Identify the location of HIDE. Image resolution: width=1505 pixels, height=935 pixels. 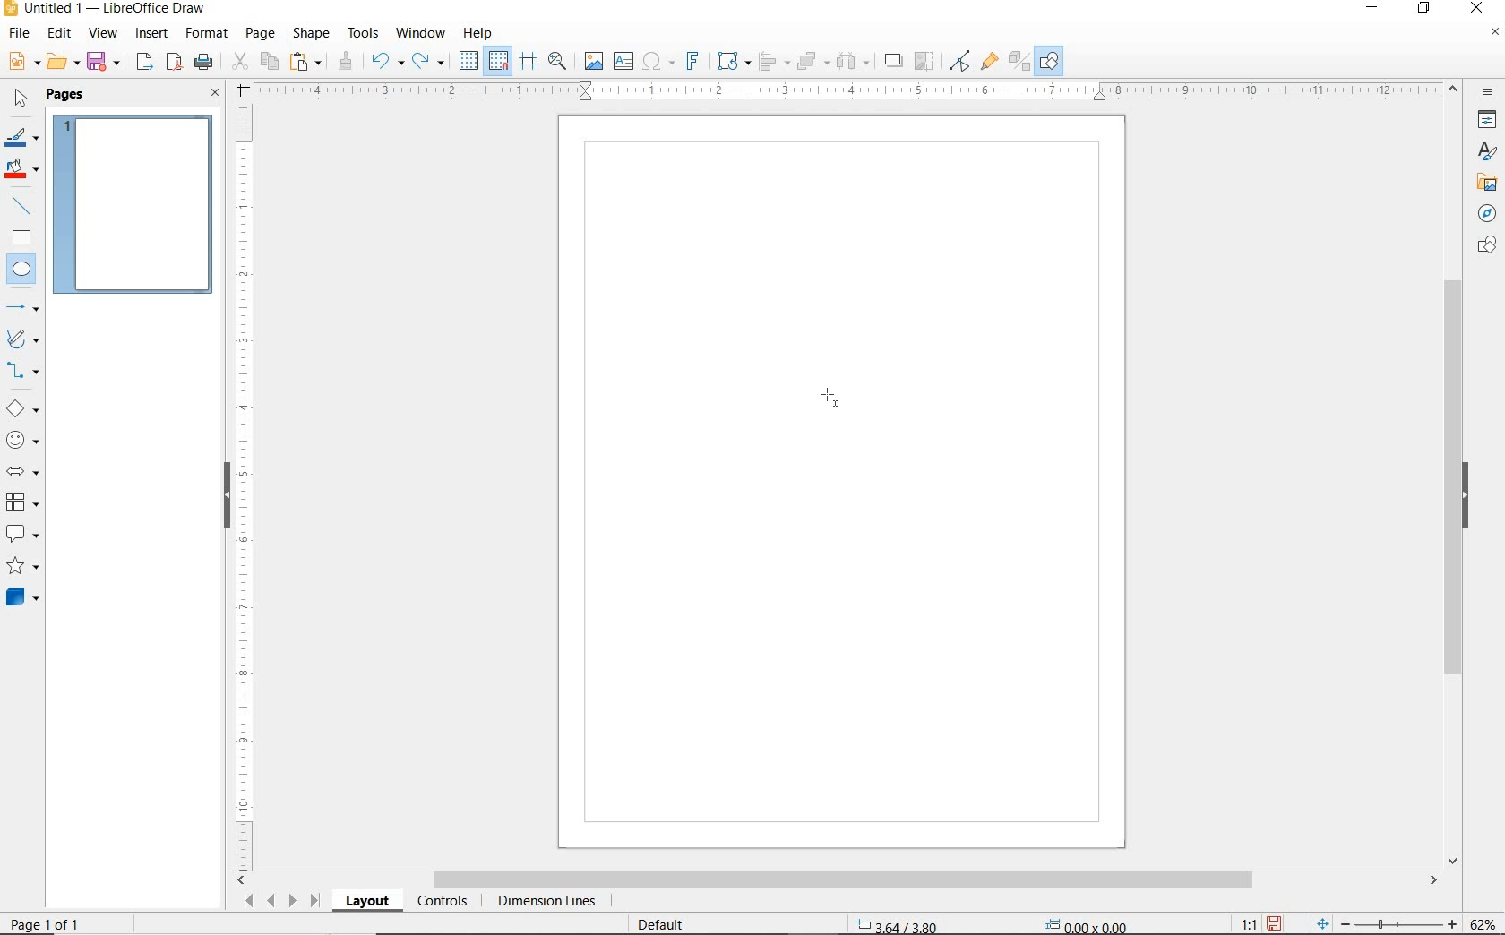
(224, 493).